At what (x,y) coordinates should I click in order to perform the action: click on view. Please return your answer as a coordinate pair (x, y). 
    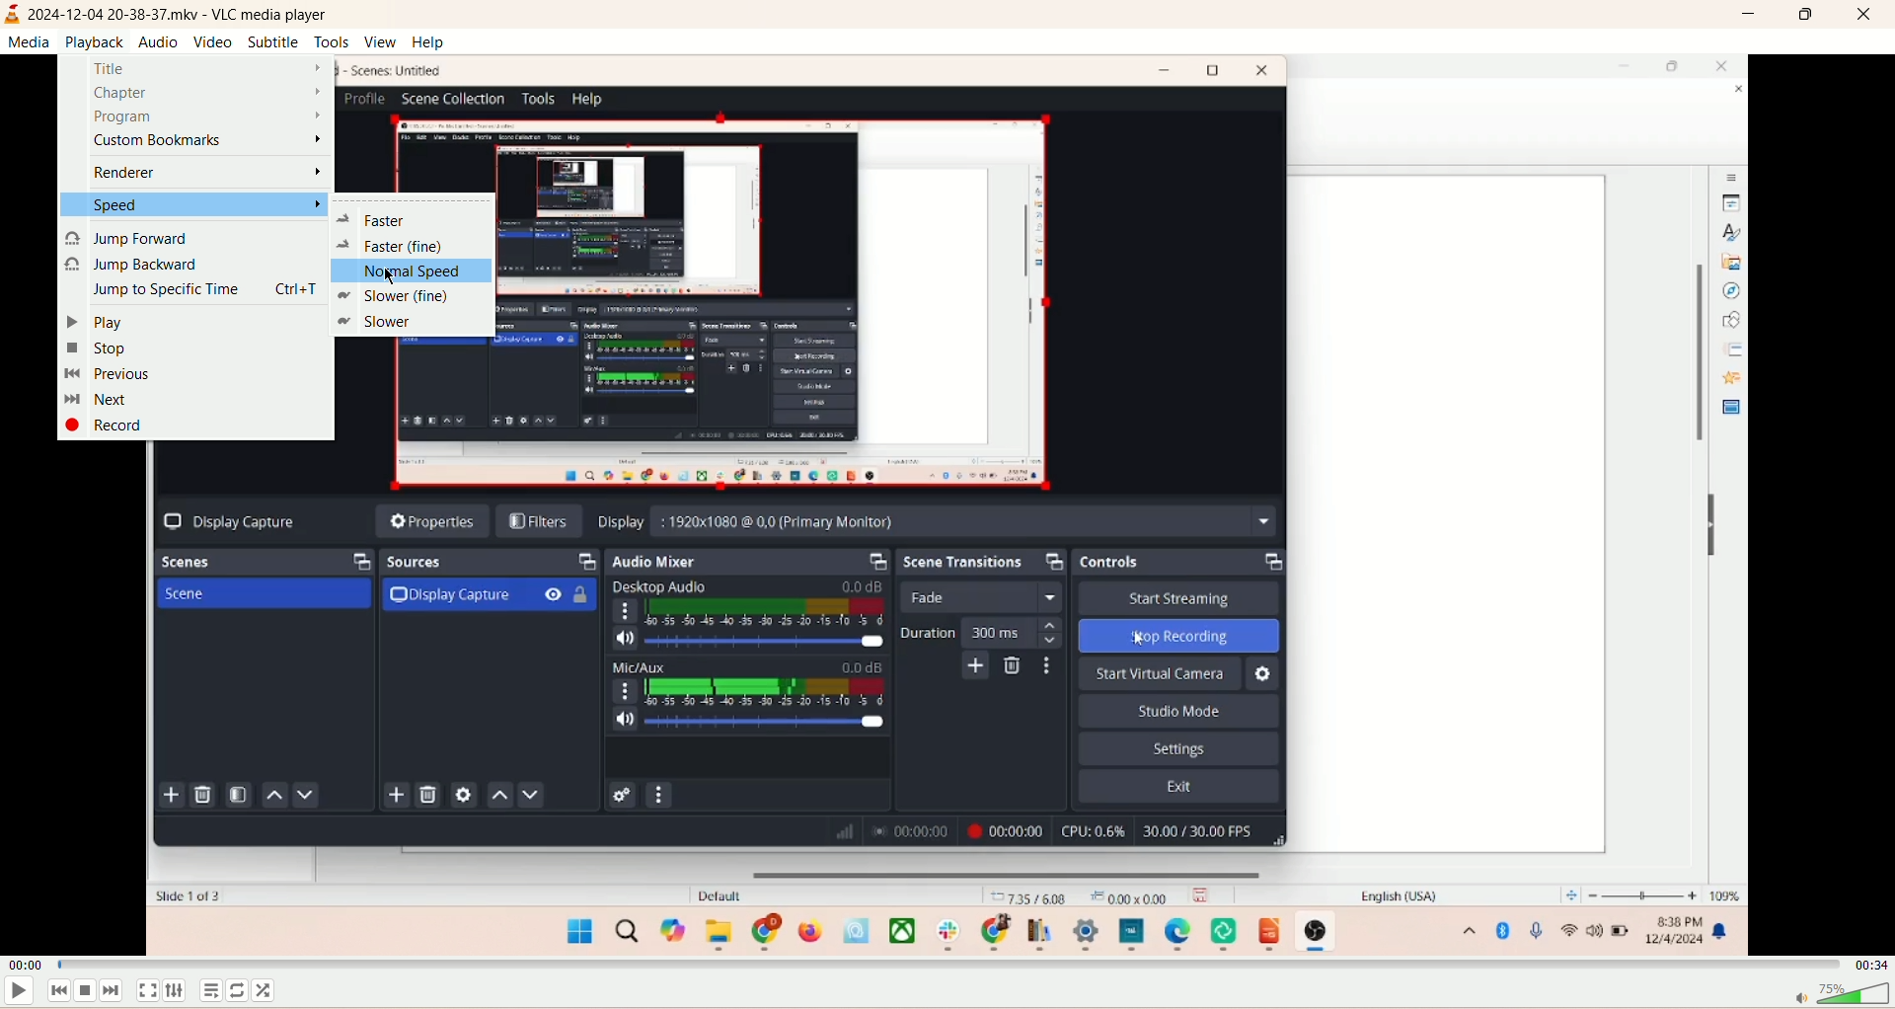
    Looking at the image, I should click on (380, 40).